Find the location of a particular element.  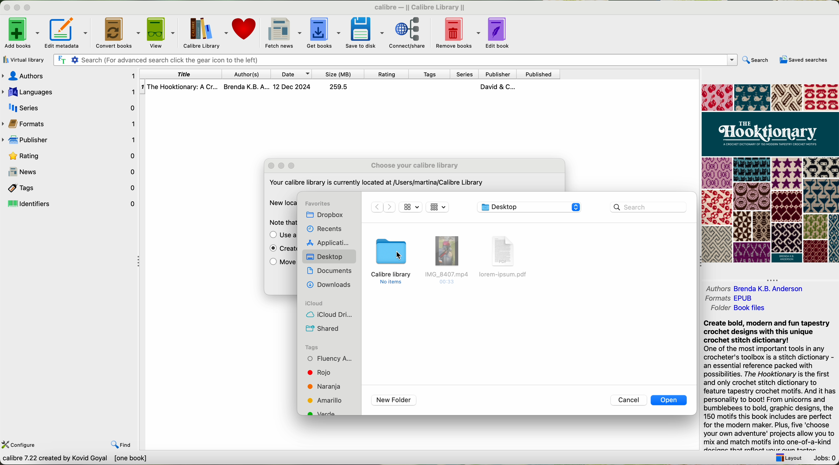

calibre 7.22 created by Kavid Goyal [one book] is located at coordinates (93, 459).